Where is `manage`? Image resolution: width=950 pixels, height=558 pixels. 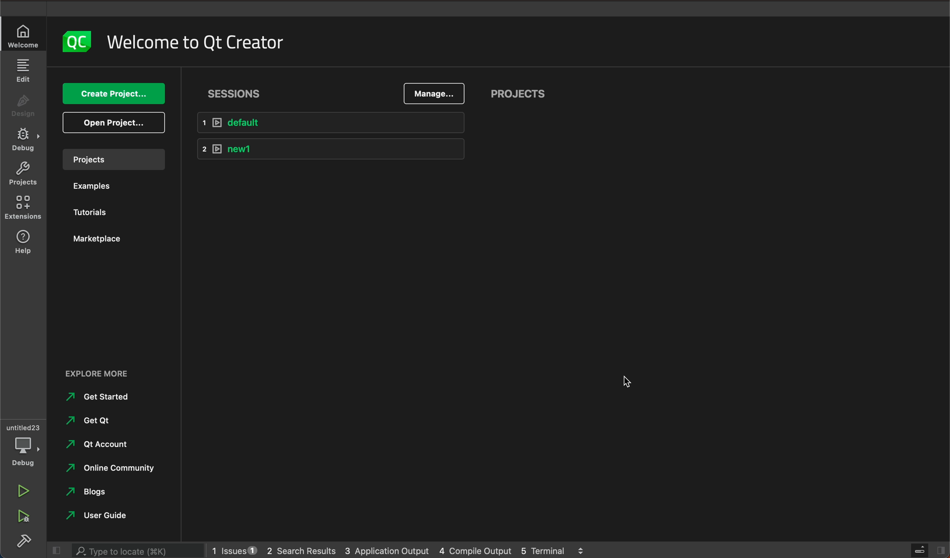
manage is located at coordinates (435, 92).